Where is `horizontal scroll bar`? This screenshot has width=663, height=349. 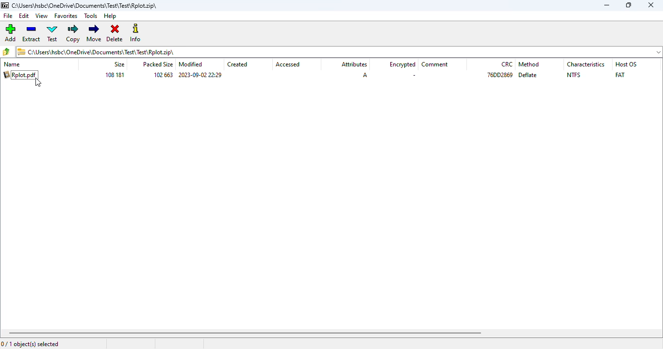
horizontal scroll bar is located at coordinates (245, 333).